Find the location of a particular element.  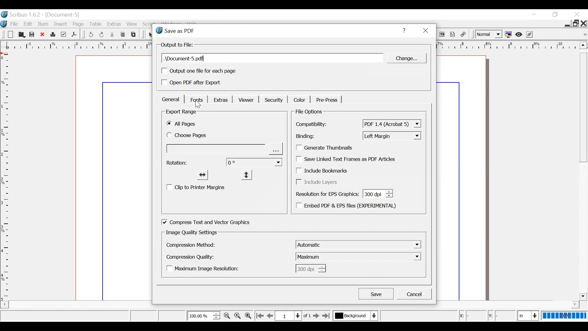

Help is located at coordinates (403, 30).